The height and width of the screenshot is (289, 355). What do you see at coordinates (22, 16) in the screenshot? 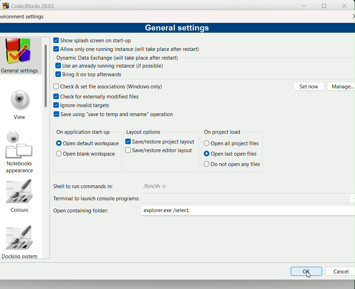
I see `environment settings` at bounding box center [22, 16].